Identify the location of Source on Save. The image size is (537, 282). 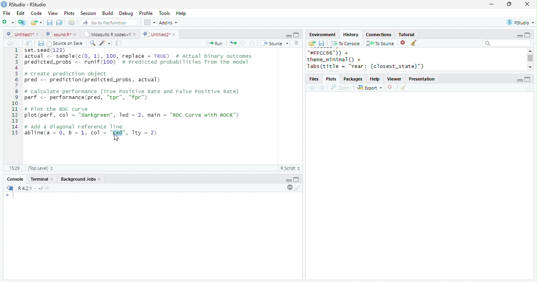
(64, 44).